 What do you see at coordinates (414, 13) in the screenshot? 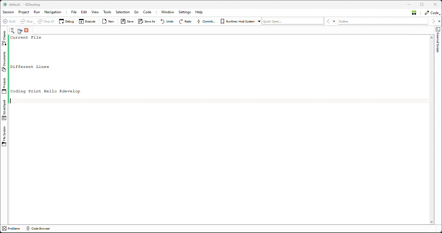
I see `Stash` at bounding box center [414, 13].